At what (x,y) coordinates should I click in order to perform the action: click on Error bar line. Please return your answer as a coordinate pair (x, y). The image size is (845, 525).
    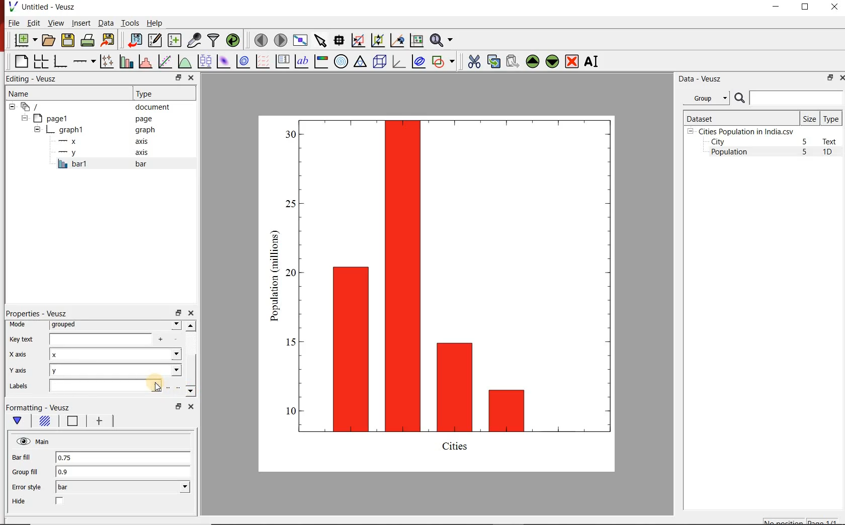
    Looking at the image, I should click on (98, 422).